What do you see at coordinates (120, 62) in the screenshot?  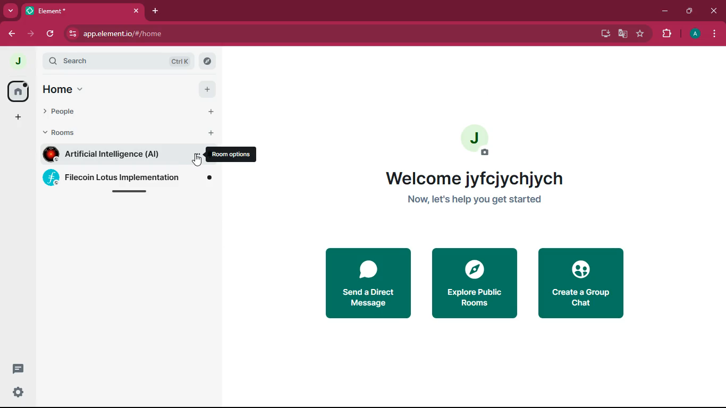 I see `search` at bounding box center [120, 62].